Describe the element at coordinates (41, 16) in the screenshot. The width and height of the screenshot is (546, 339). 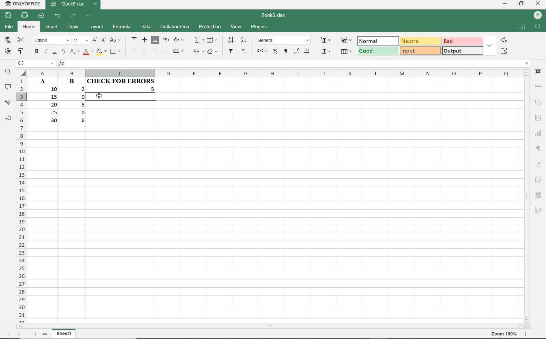
I see `QUICK PRINT` at that location.